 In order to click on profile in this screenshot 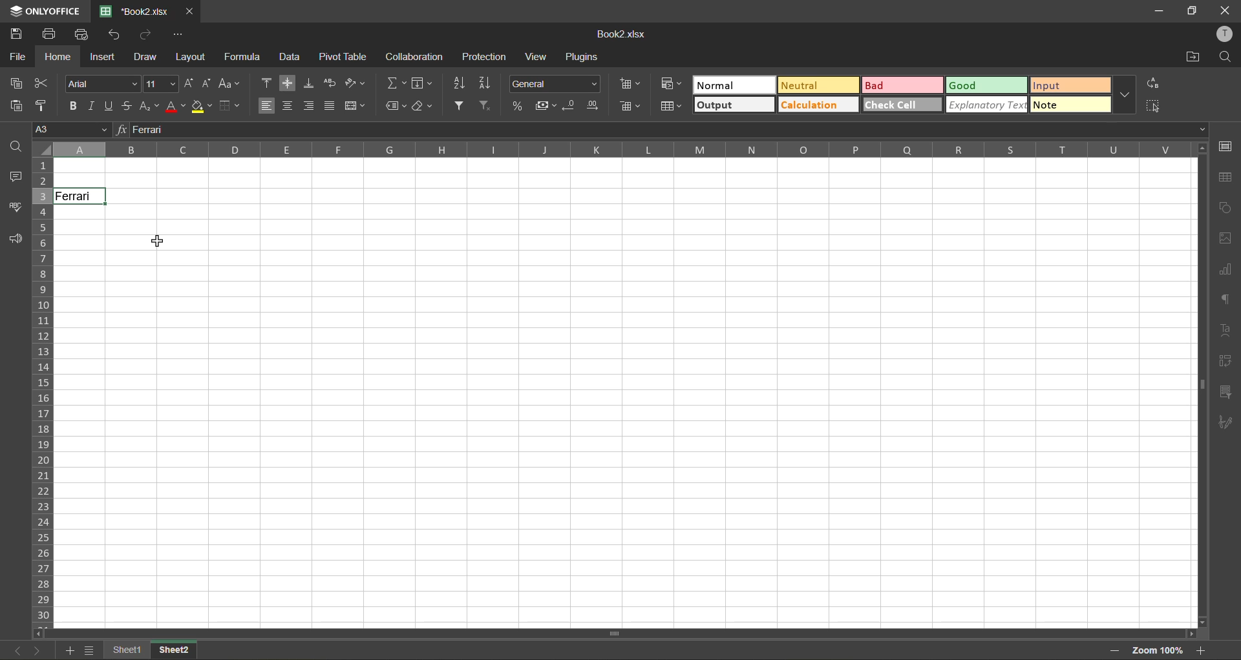, I will do `click(1226, 35)`.